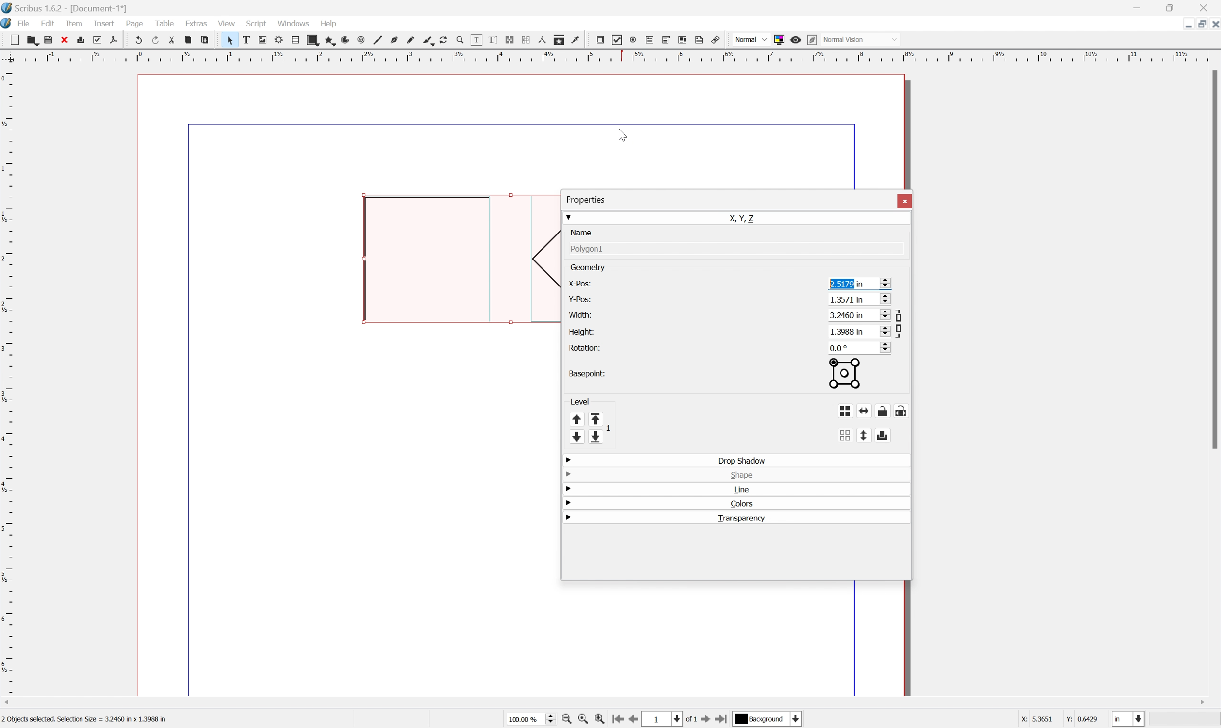  What do you see at coordinates (780, 40) in the screenshot?
I see `Toggle color management system` at bounding box center [780, 40].